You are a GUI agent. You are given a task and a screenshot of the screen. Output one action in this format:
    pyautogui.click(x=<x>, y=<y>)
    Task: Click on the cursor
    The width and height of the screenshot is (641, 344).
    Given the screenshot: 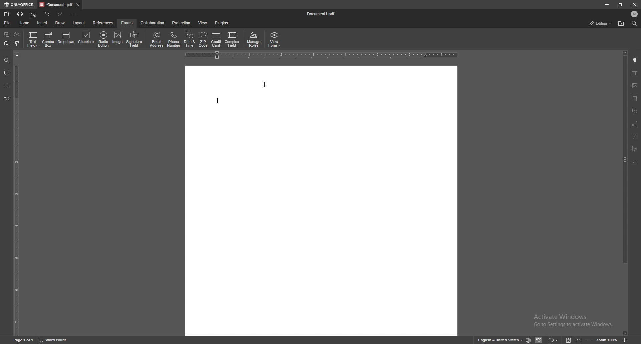 What is the action you would take?
    pyautogui.click(x=264, y=85)
    